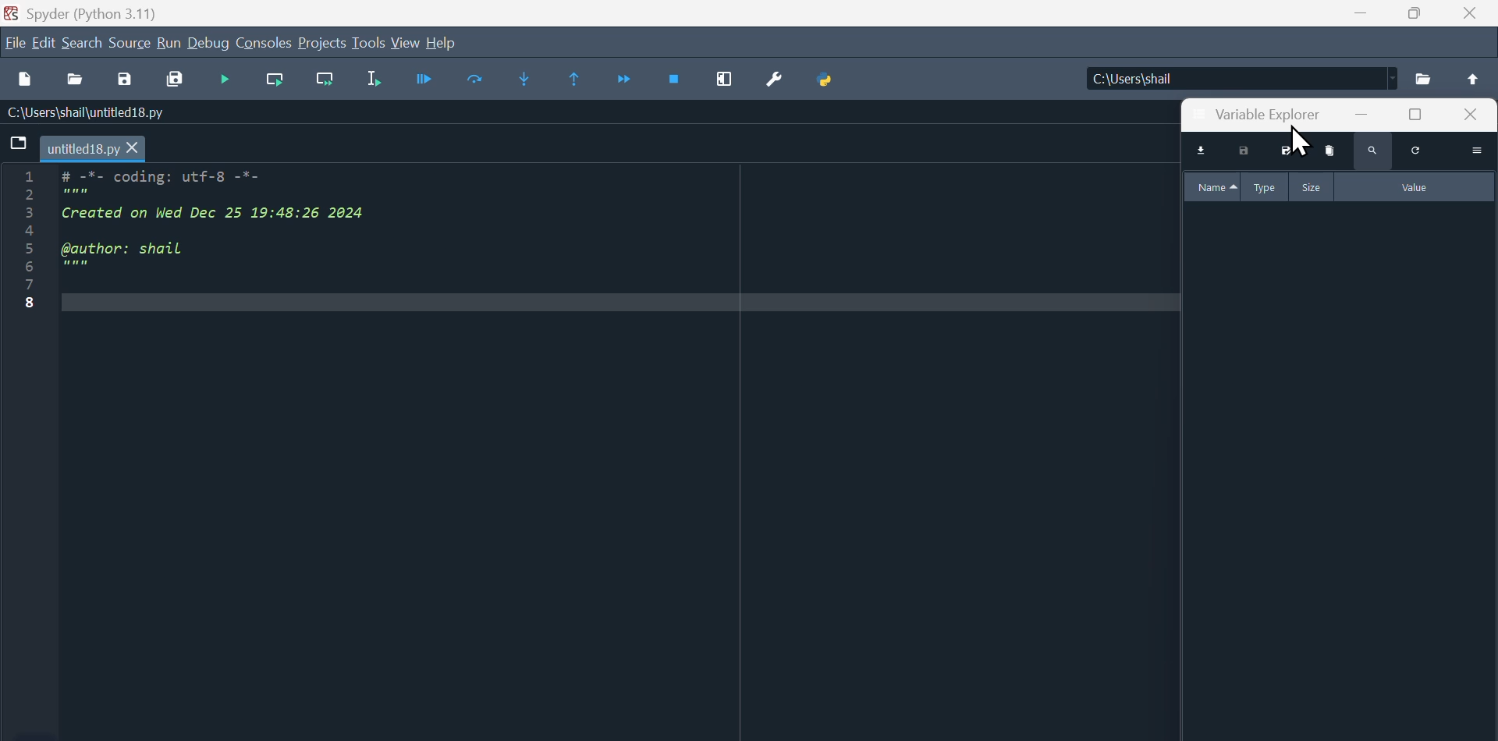 Image resolution: width=1498 pixels, height=741 pixels. Describe the element at coordinates (1239, 76) in the screenshot. I see `Folder: C:\Users\shail` at that location.